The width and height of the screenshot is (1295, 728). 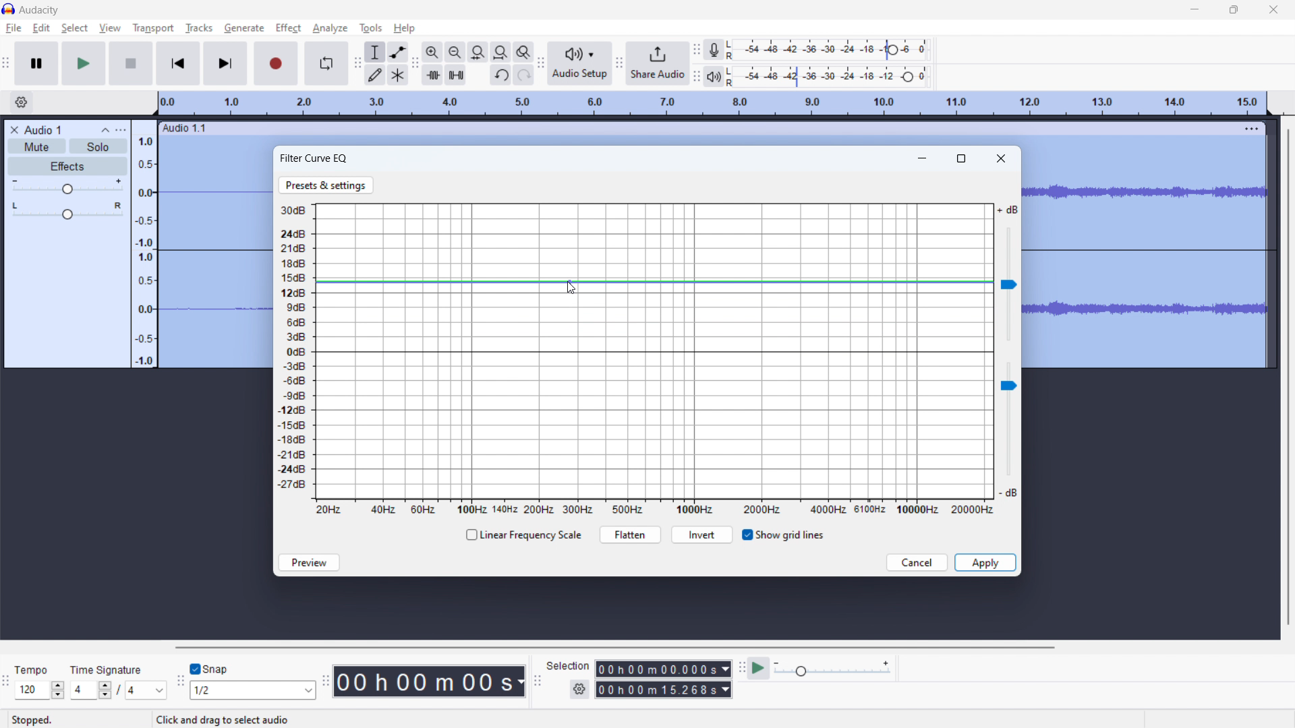 I want to click on close, so click(x=1274, y=9).